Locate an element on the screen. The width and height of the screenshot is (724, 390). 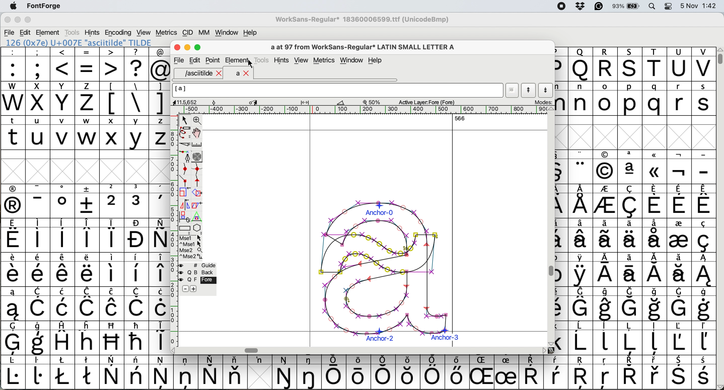
symbol is located at coordinates (432, 372).